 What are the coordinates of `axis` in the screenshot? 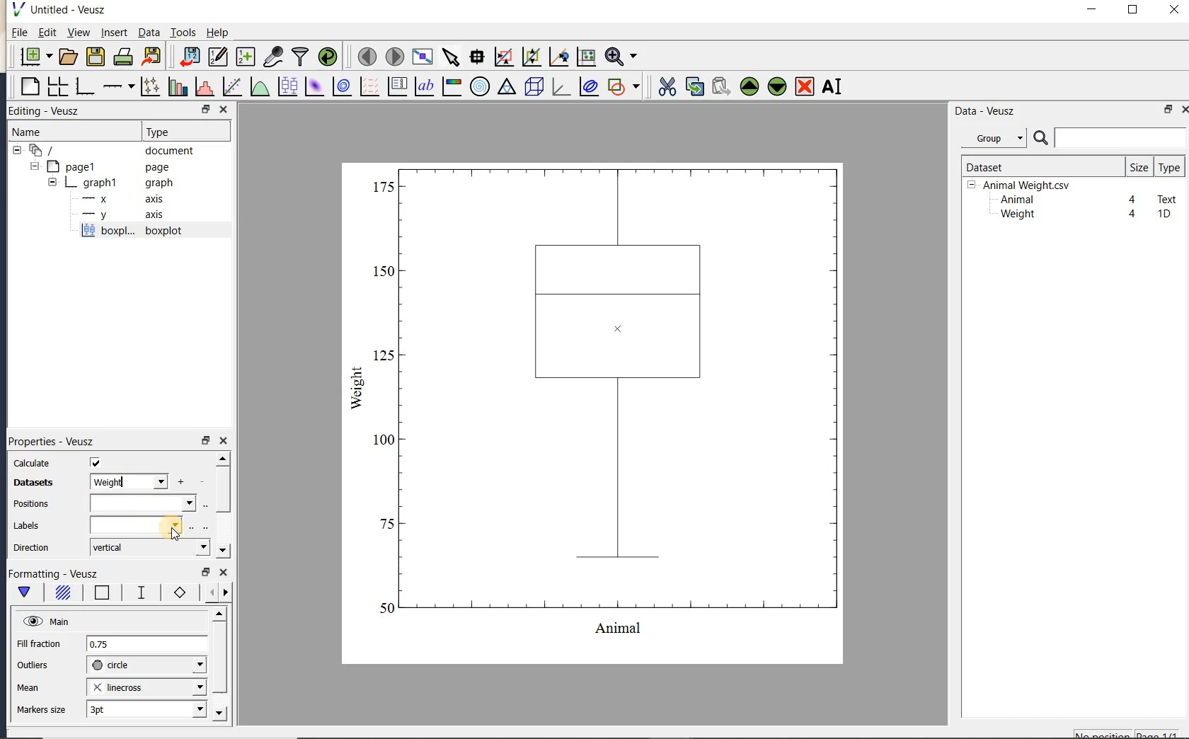 It's located at (120, 215).